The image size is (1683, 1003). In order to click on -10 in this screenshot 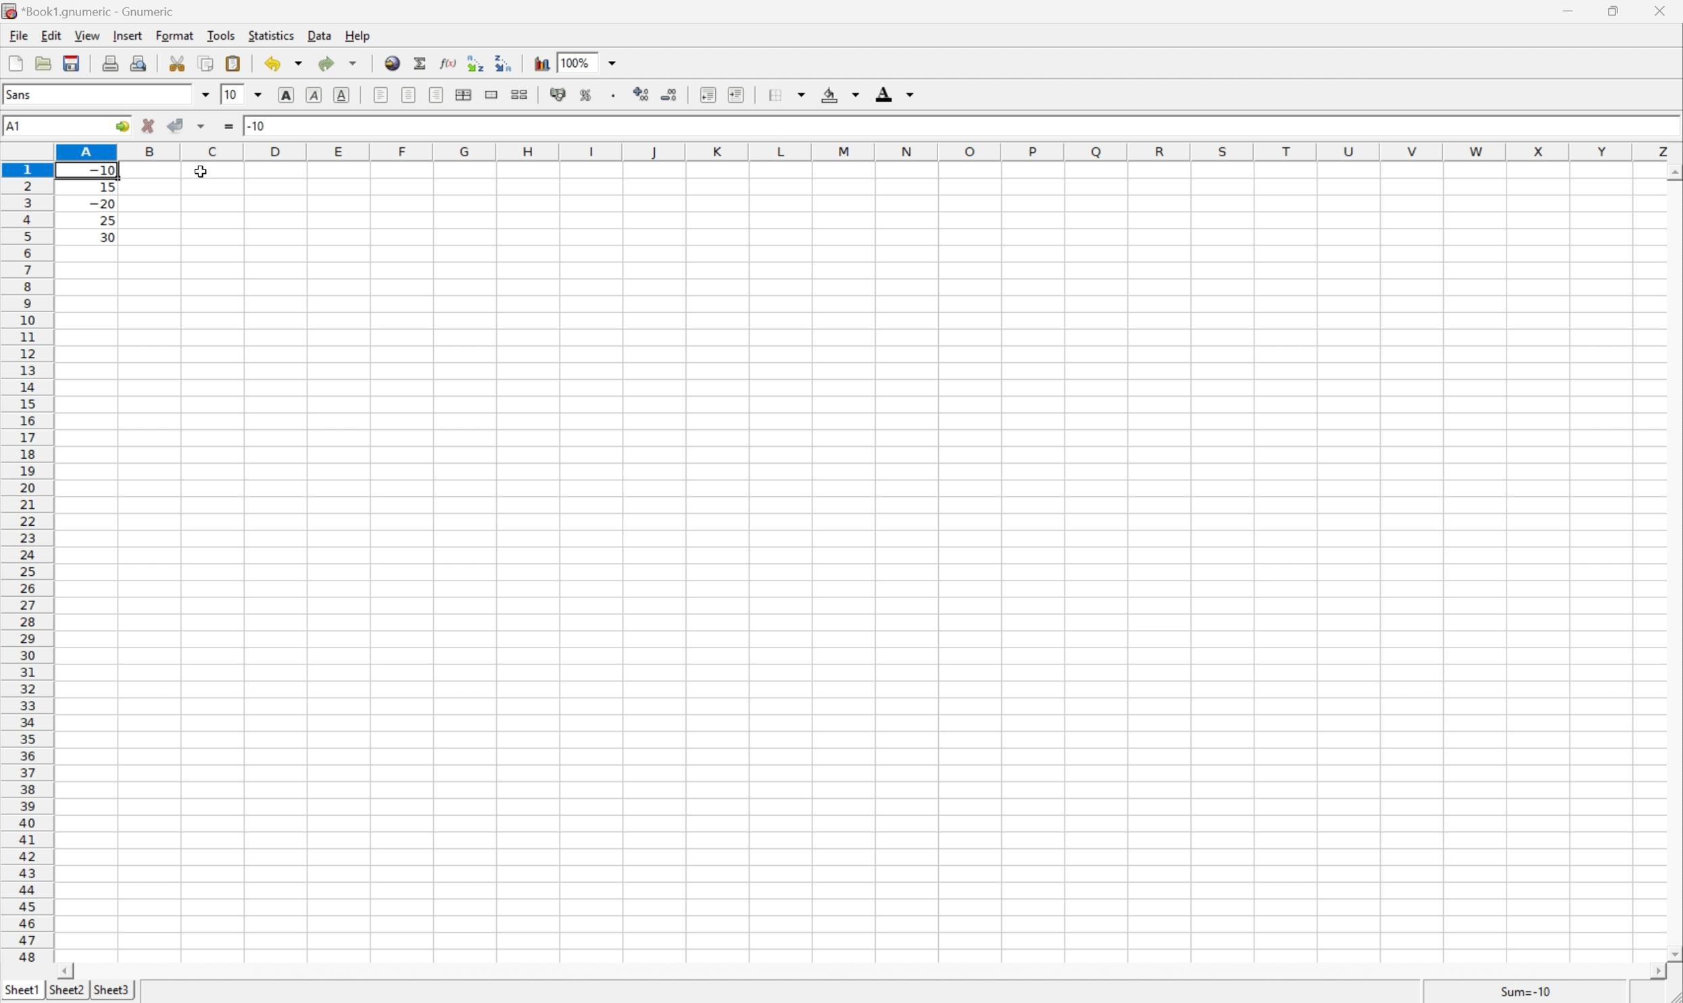, I will do `click(102, 168)`.